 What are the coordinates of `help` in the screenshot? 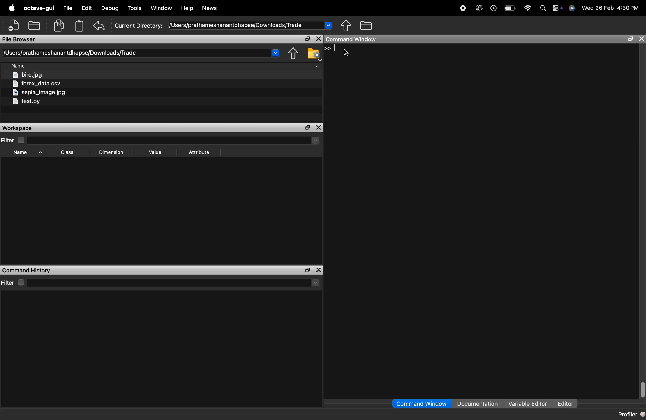 It's located at (188, 8).